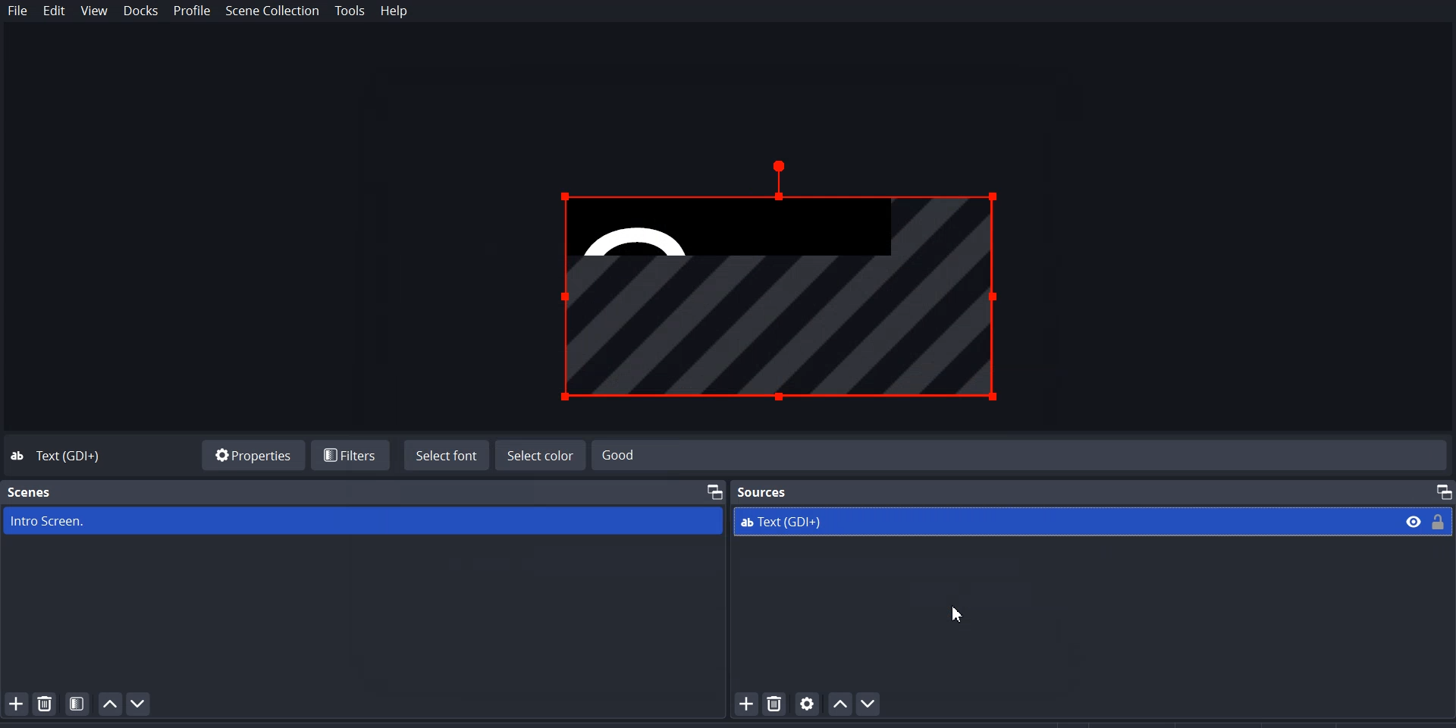  Describe the element at coordinates (250, 453) in the screenshot. I see `Properties` at that location.